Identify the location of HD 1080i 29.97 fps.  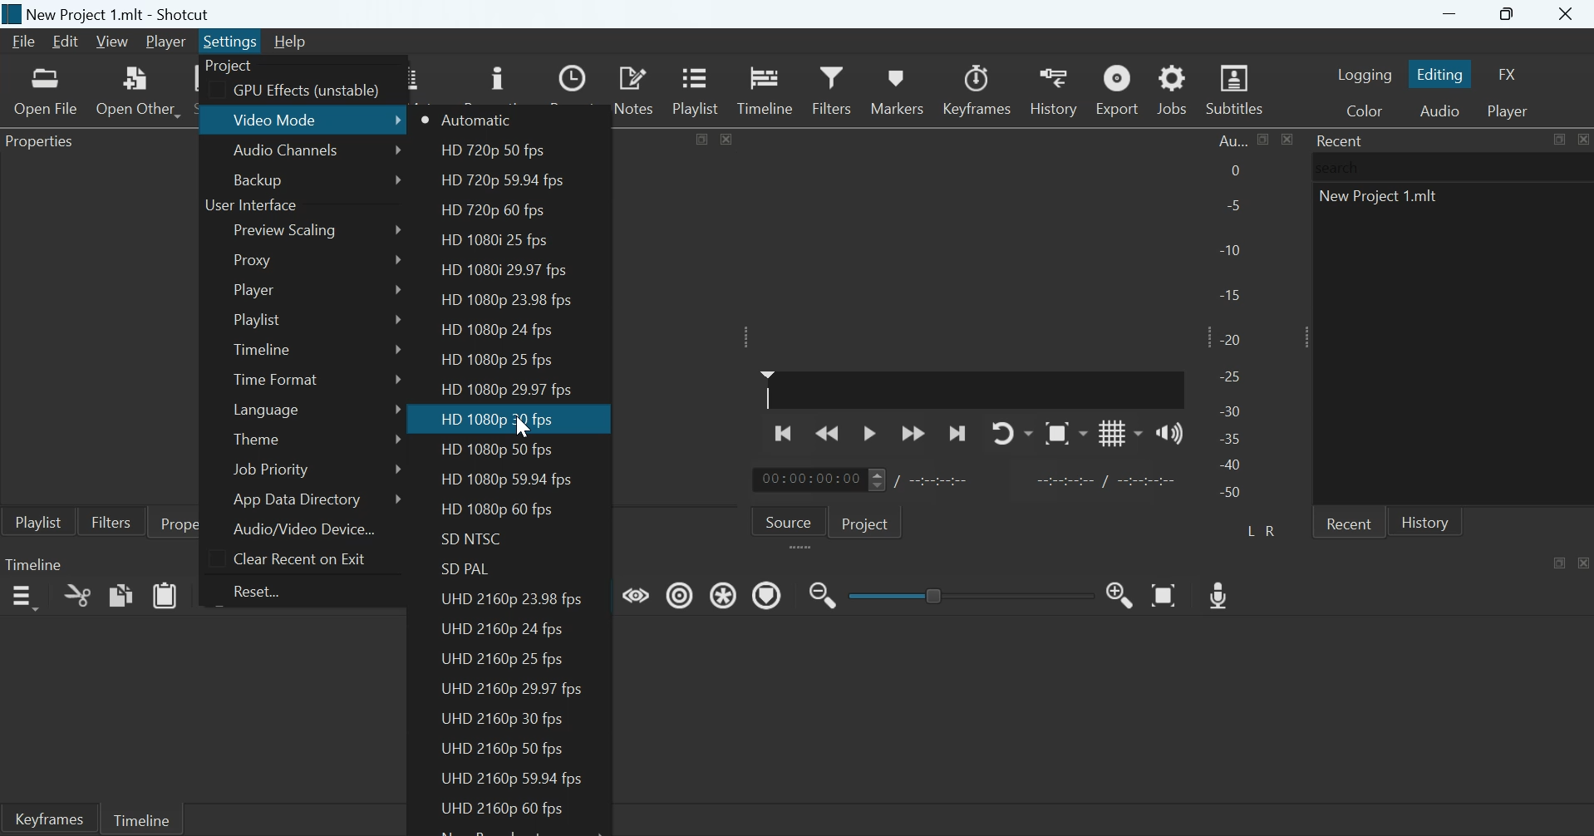
(503, 269).